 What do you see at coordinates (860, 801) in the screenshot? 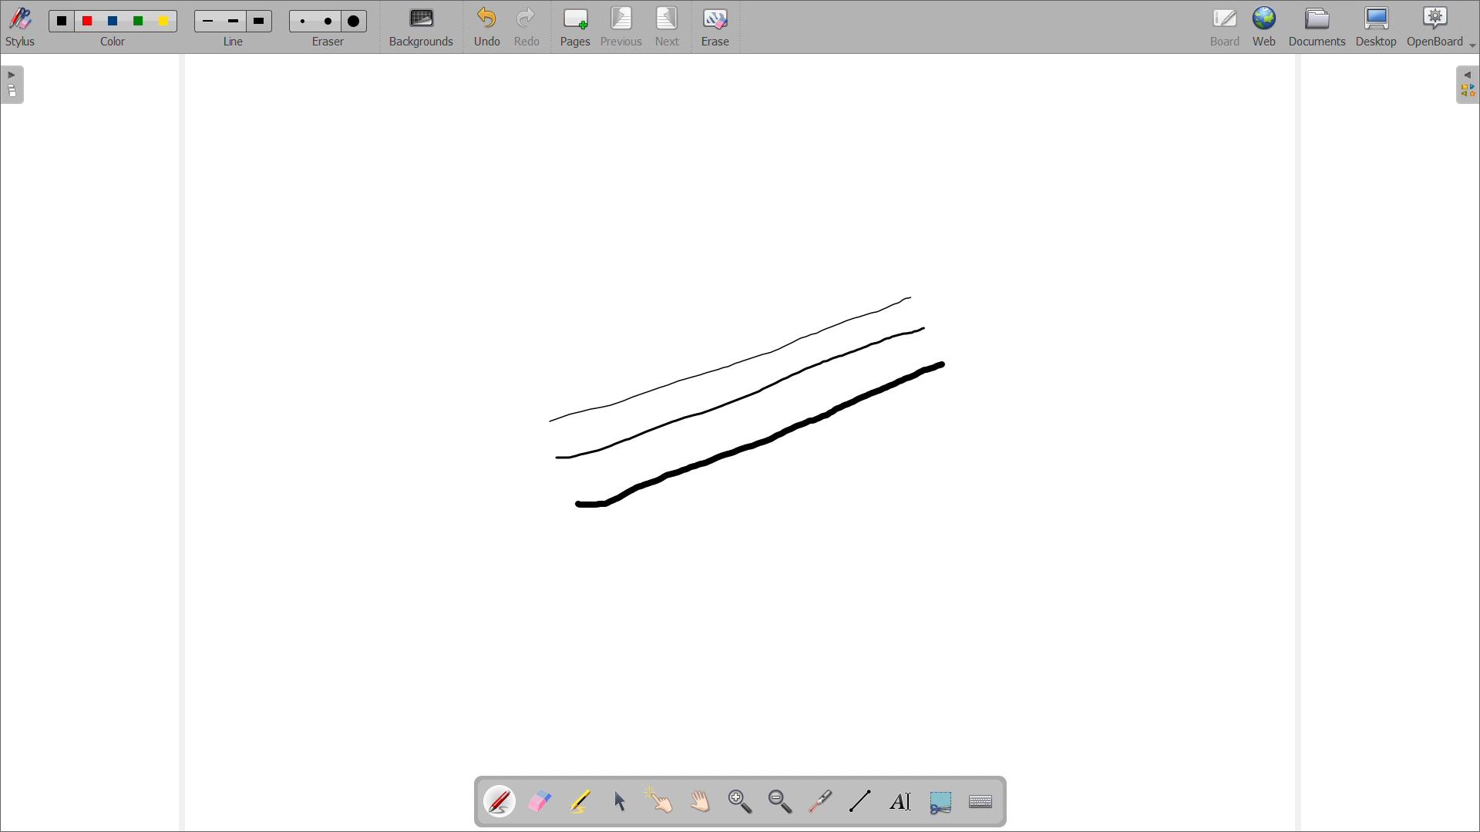
I see `draw lines` at bounding box center [860, 801].